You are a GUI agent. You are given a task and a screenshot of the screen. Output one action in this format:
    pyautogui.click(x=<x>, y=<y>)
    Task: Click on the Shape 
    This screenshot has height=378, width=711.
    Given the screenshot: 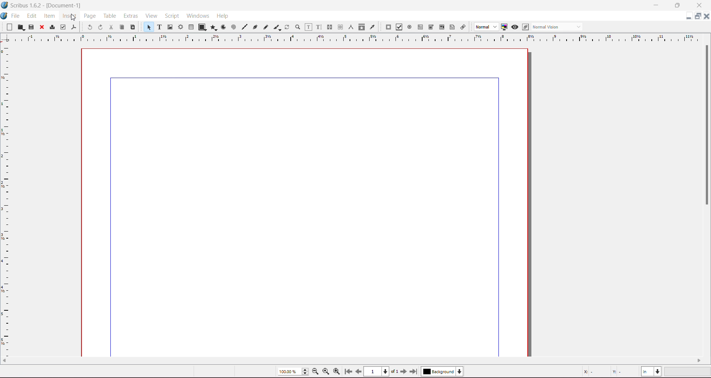 What is the action you would take?
    pyautogui.click(x=202, y=27)
    